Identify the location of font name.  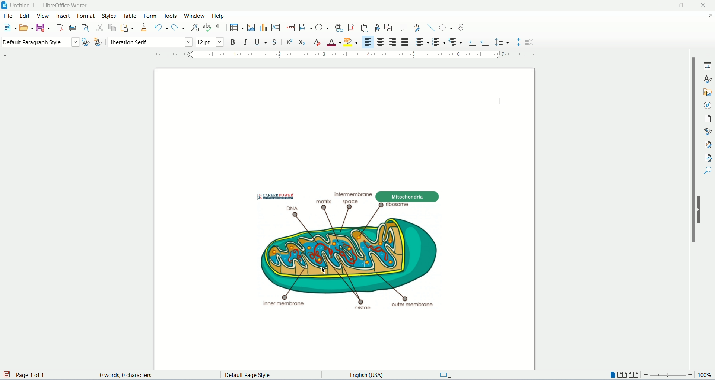
(150, 42).